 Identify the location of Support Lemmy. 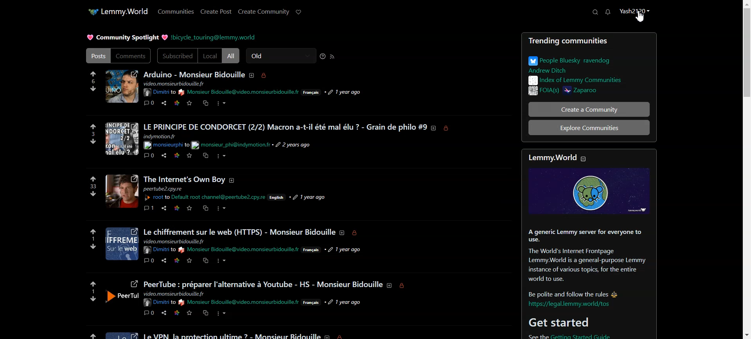
(299, 12).